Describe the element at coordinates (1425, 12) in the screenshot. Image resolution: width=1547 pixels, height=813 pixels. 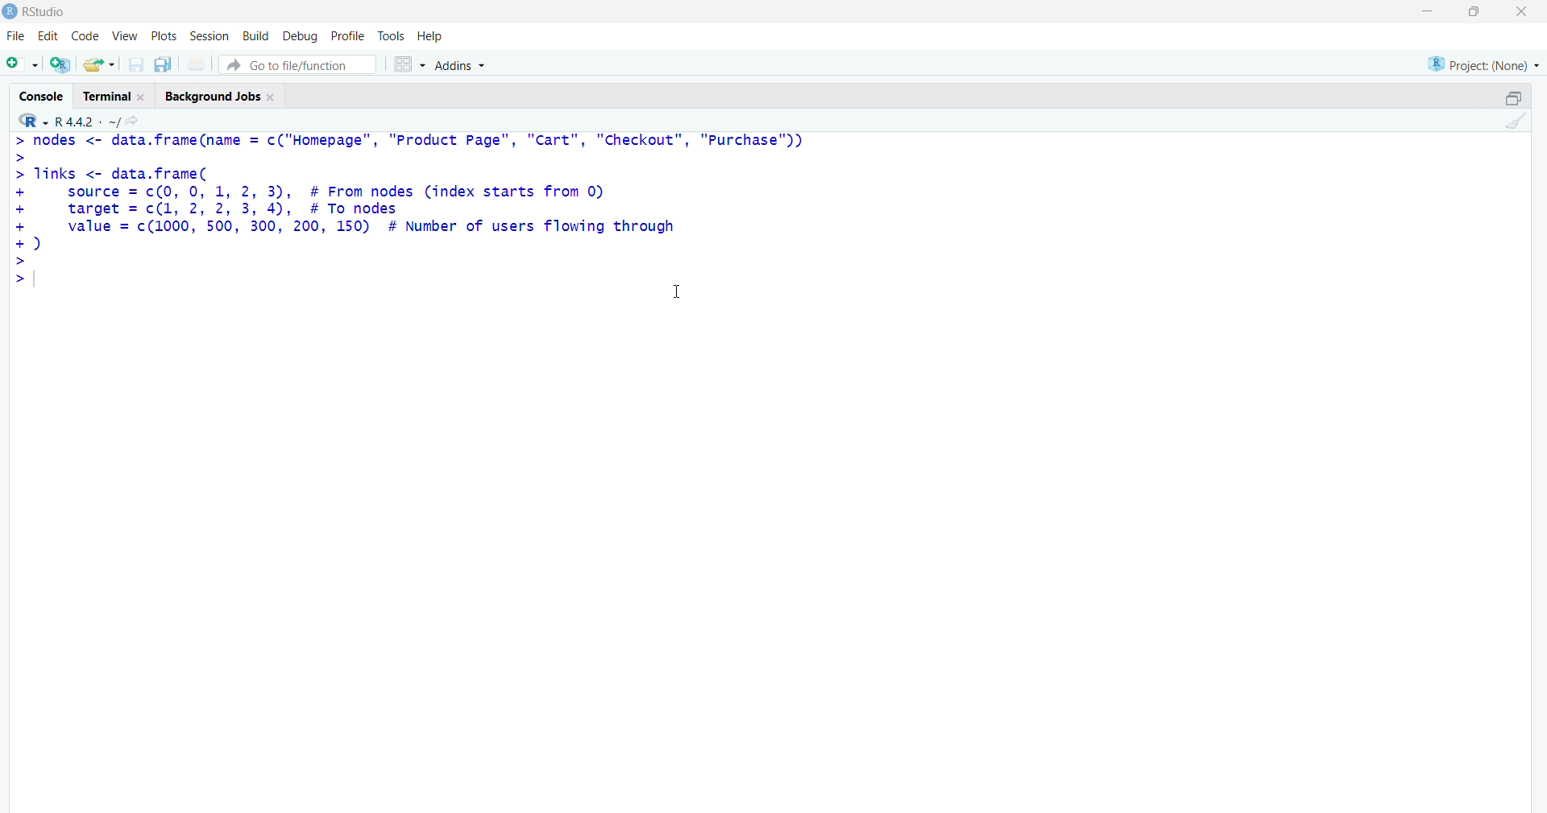
I see `minimize` at that location.